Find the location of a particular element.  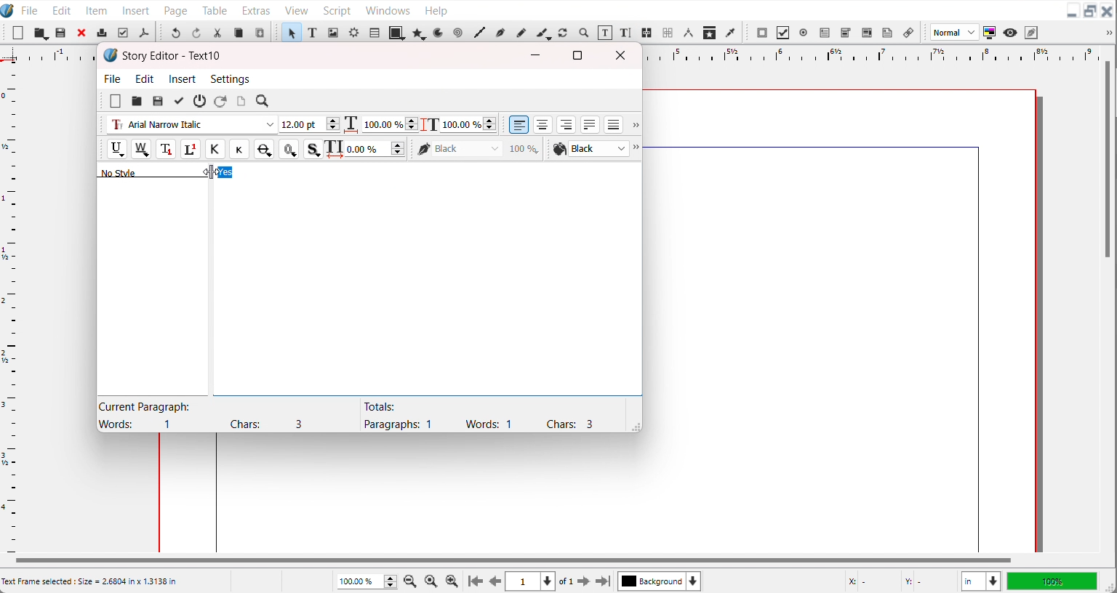

Text Color is located at coordinates (590, 149).